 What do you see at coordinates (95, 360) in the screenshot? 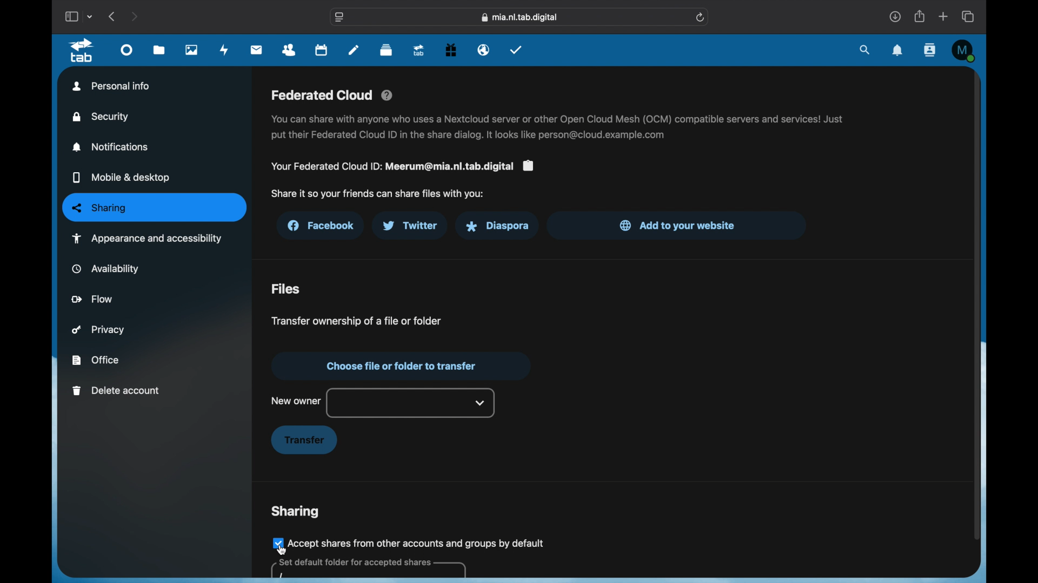
I see `office` at bounding box center [95, 360].